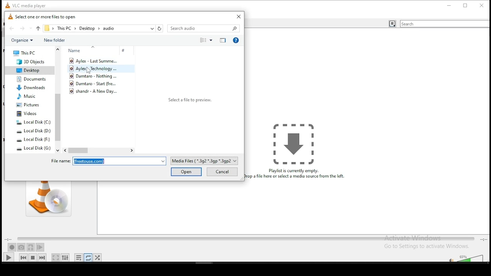 The image size is (491, 276). Describe the element at coordinates (34, 131) in the screenshot. I see `local disk (D:)` at that location.